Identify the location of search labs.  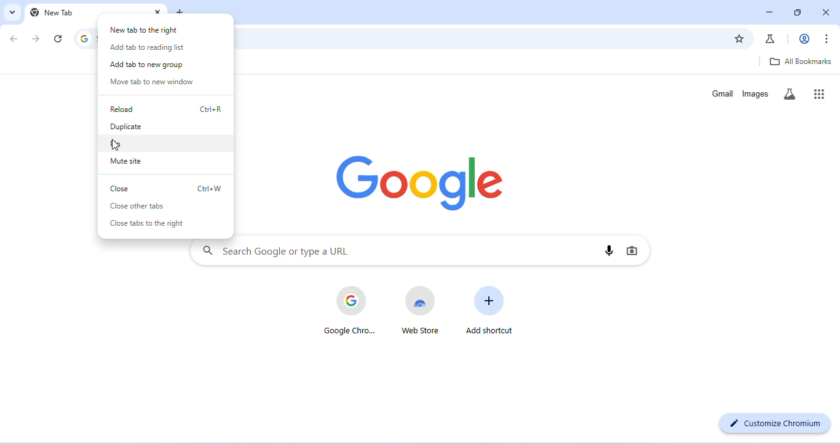
(791, 93).